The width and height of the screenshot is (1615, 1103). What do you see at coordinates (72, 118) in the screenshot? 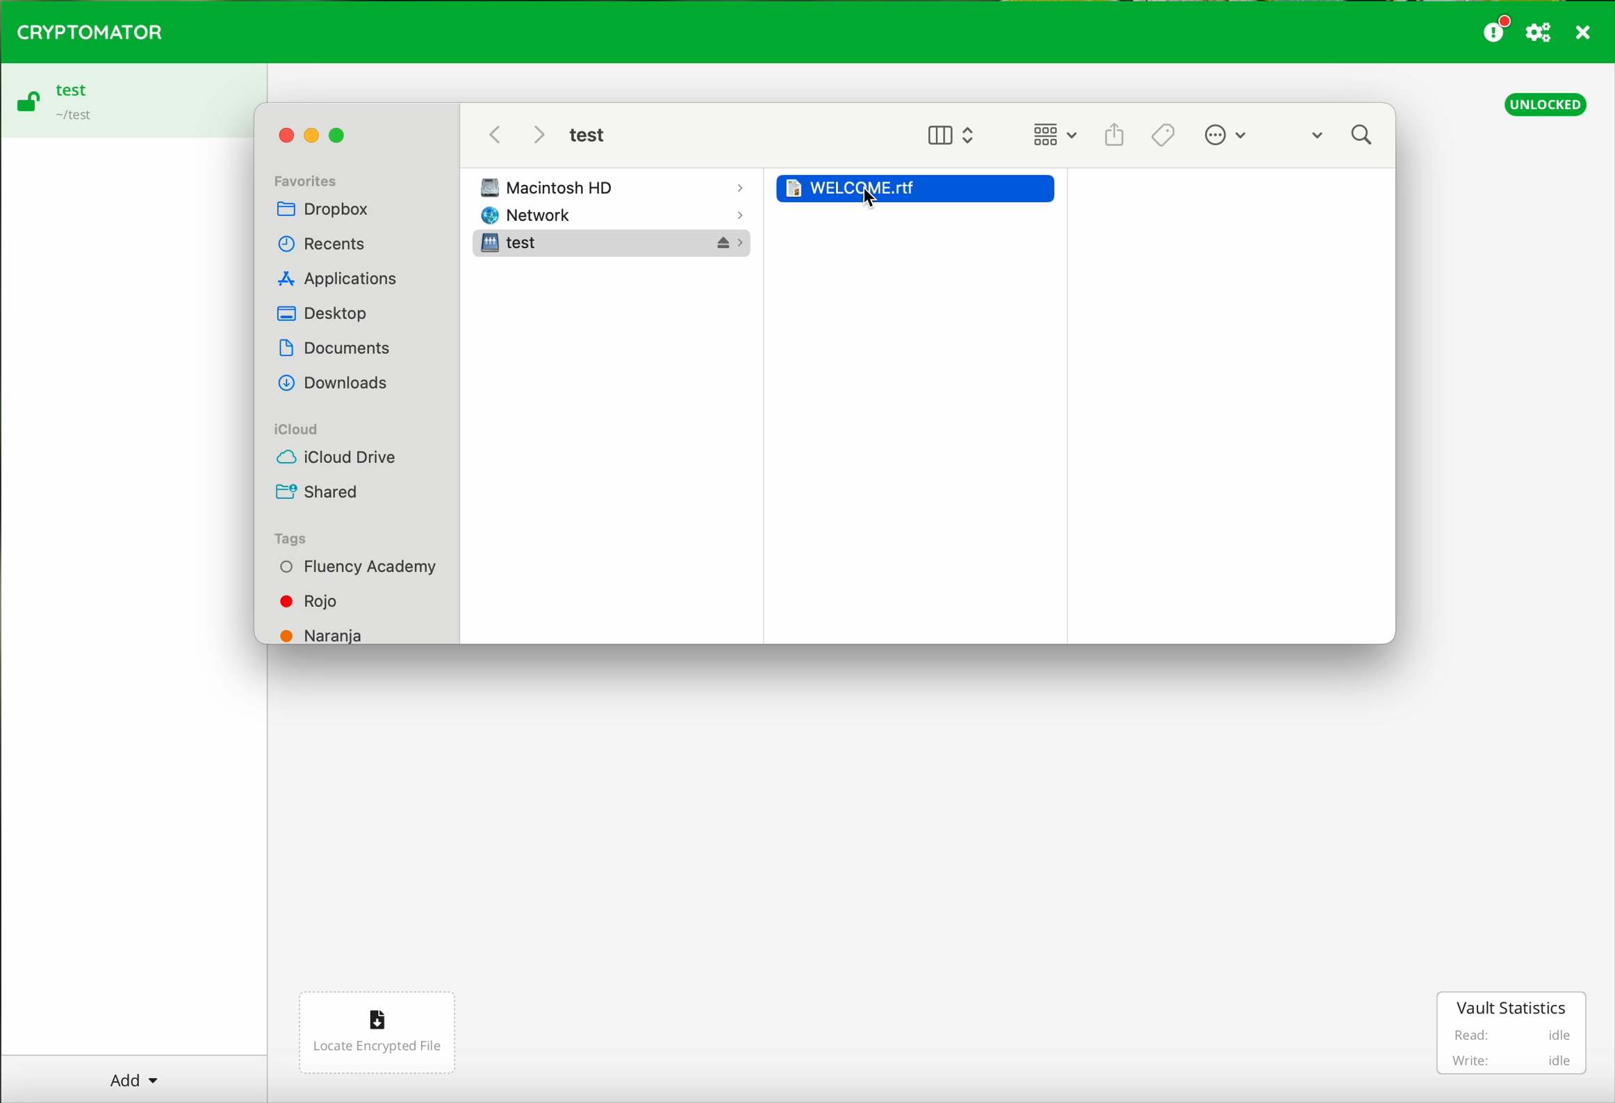
I see `~/test` at bounding box center [72, 118].